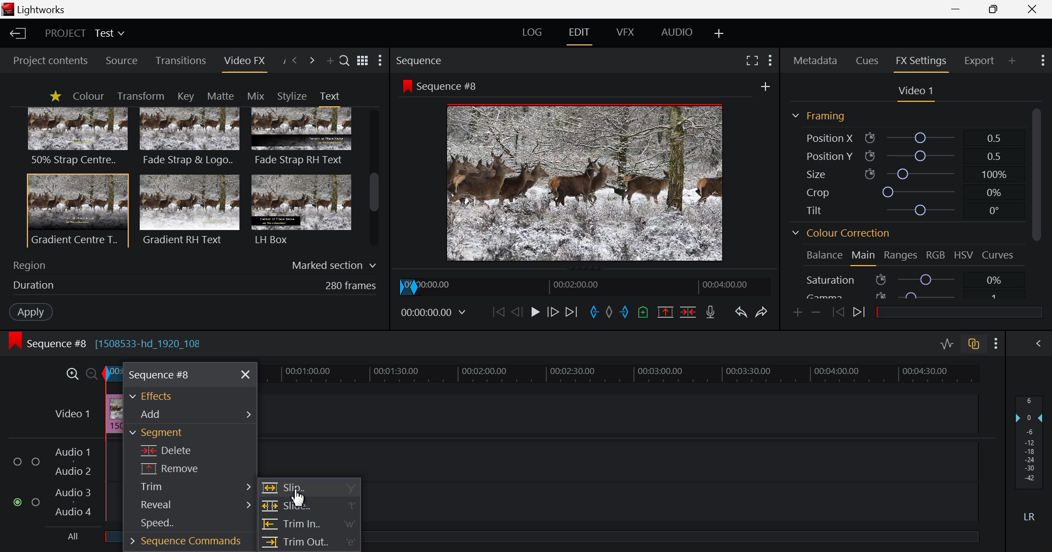 This screenshot has height=552, width=1052. Describe the element at coordinates (190, 138) in the screenshot. I see `Fade Strap & Logo` at that location.